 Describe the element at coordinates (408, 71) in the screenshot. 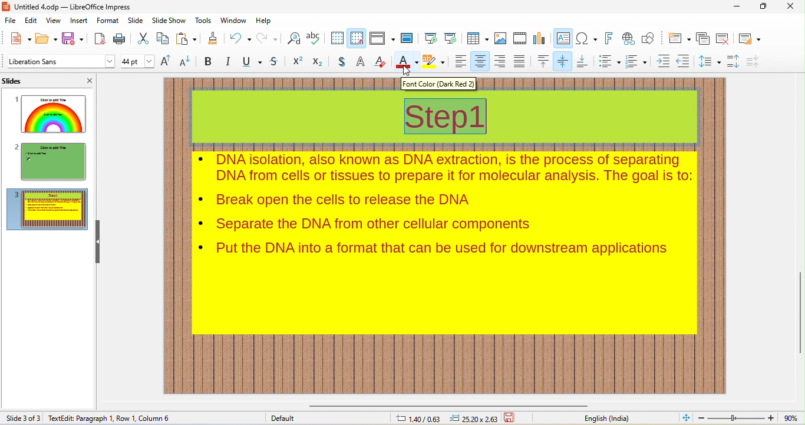

I see `cursor` at that location.